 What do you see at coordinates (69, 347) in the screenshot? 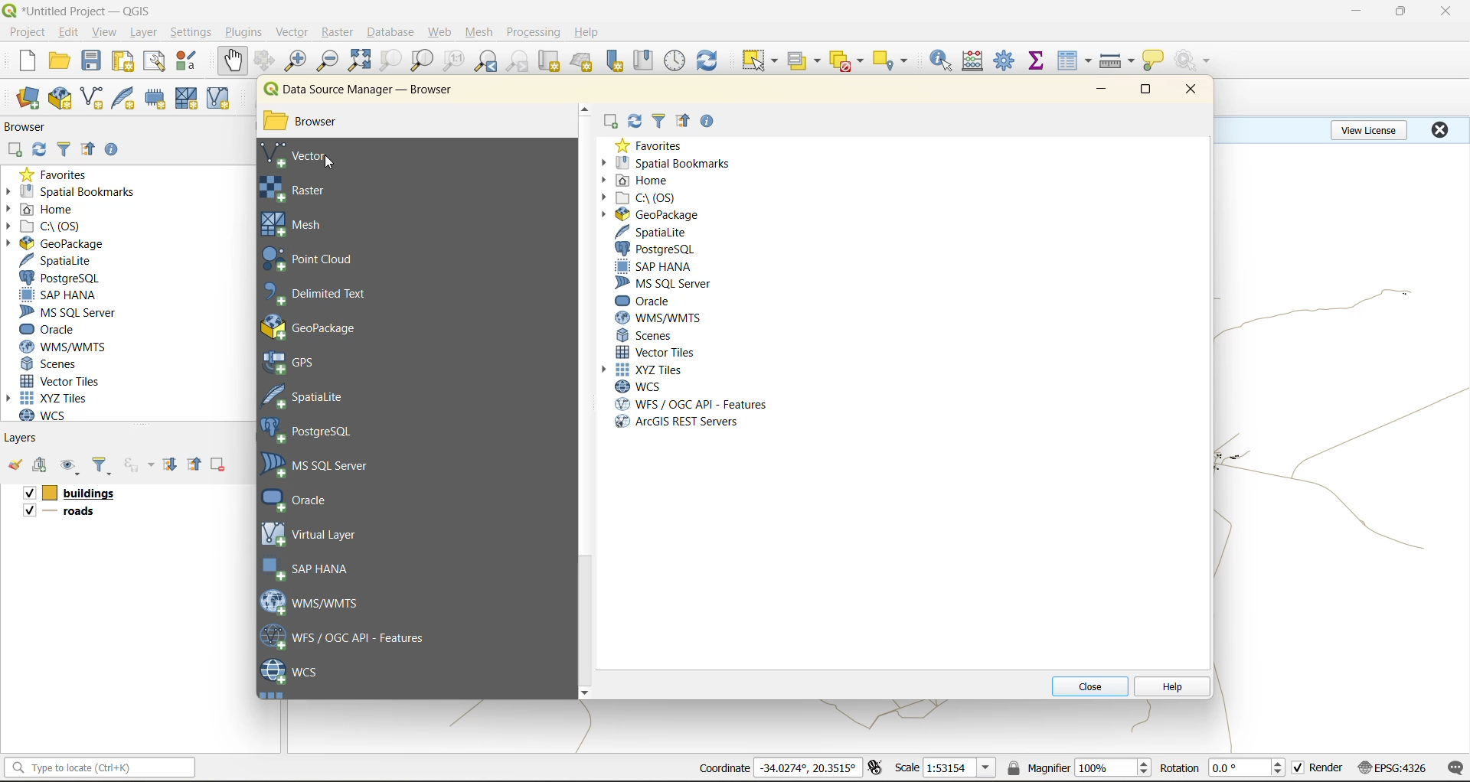
I see `wms/wmts` at bounding box center [69, 347].